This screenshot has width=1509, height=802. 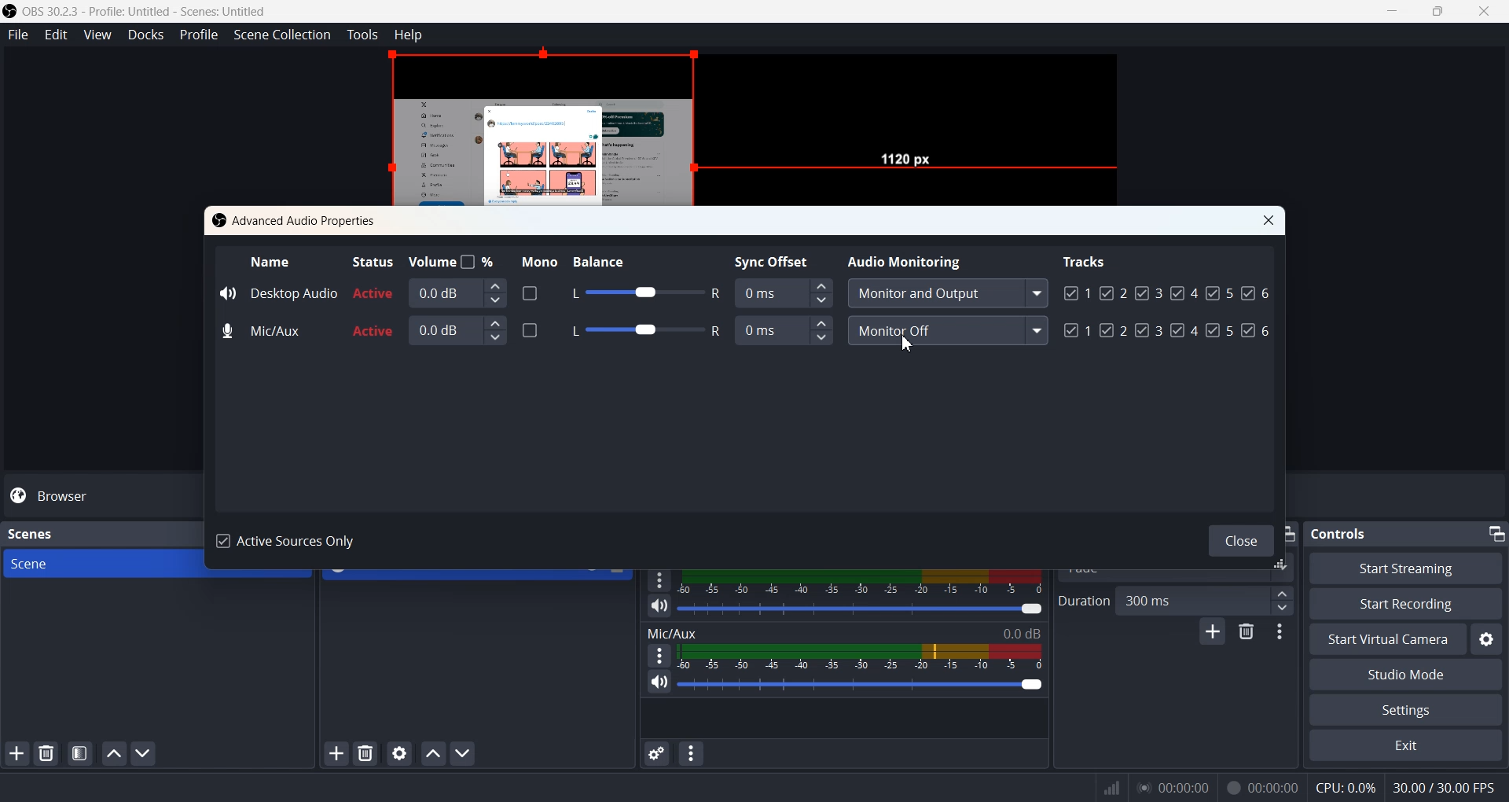 What do you see at coordinates (371, 260) in the screenshot?
I see `Status` at bounding box center [371, 260].